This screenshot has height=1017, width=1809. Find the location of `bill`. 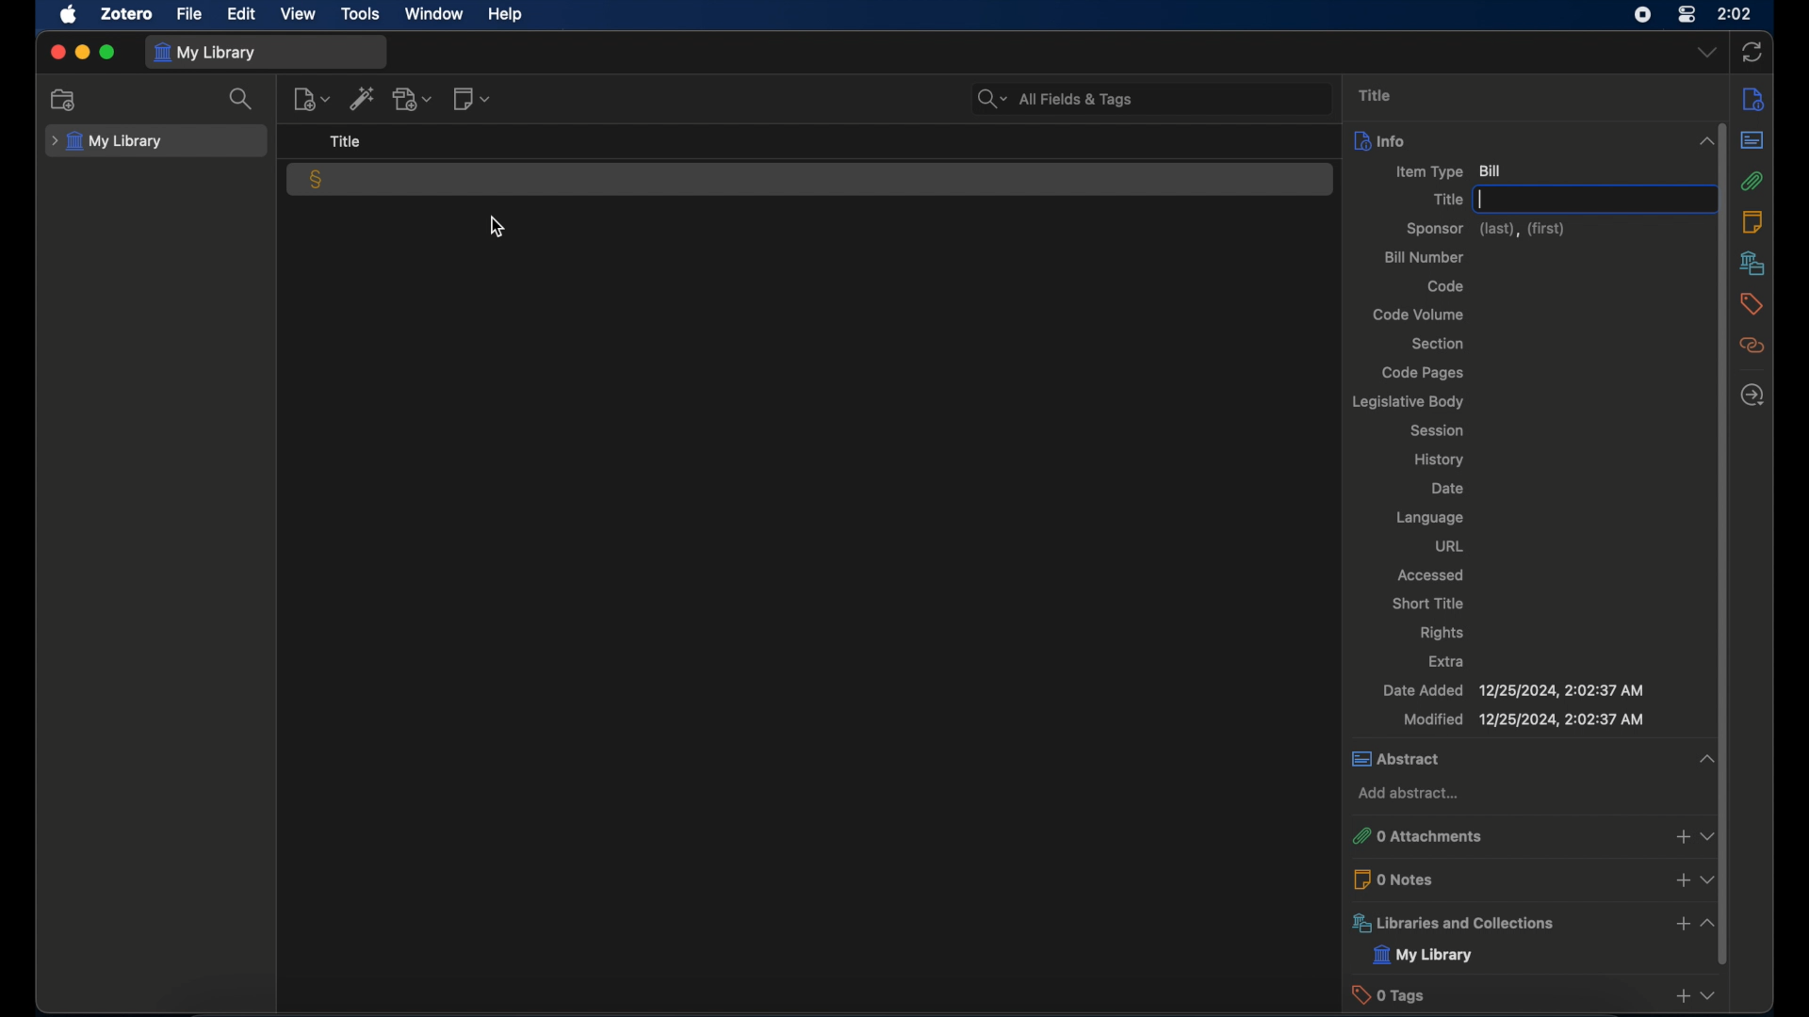

bill is located at coordinates (317, 180).